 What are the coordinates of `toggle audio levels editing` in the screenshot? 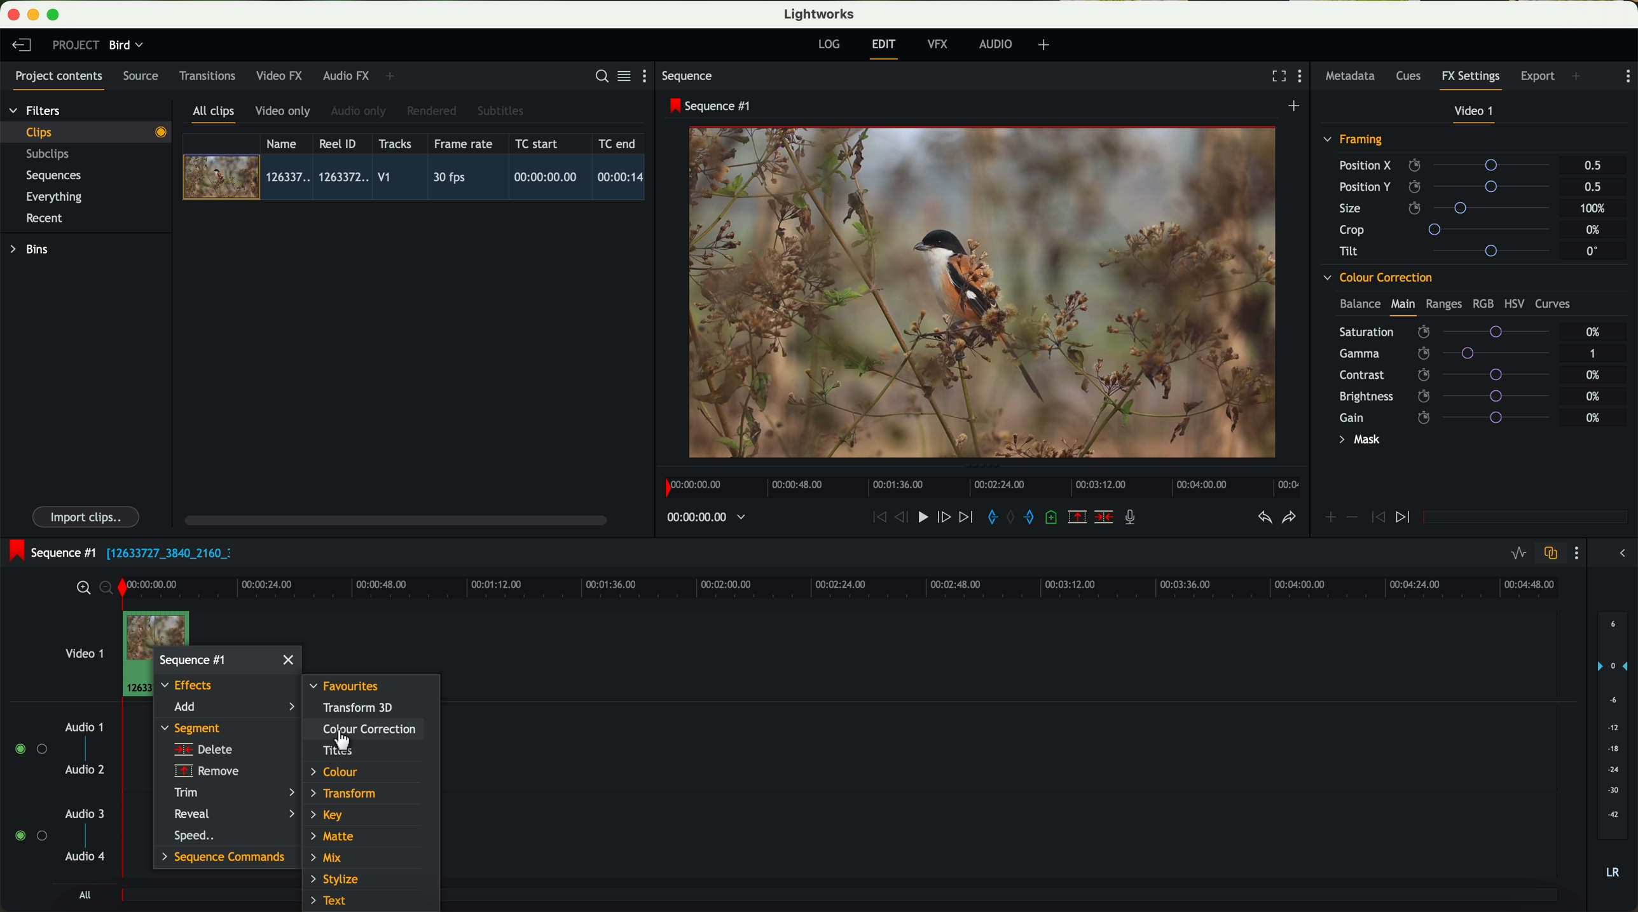 It's located at (1518, 555).